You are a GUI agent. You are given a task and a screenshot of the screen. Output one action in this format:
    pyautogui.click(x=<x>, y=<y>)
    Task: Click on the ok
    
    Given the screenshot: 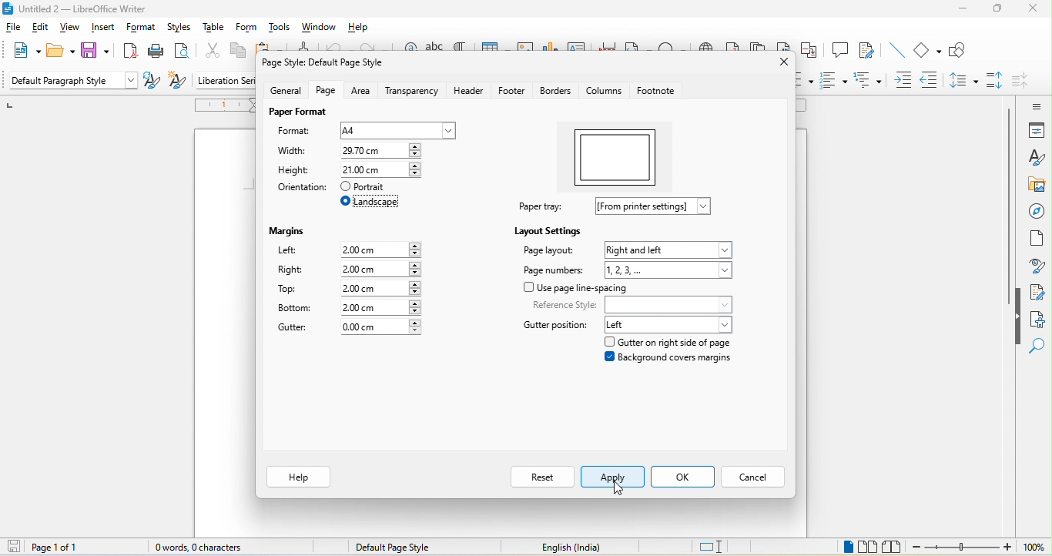 What is the action you would take?
    pyautogui.click(x=683, y=477)
    